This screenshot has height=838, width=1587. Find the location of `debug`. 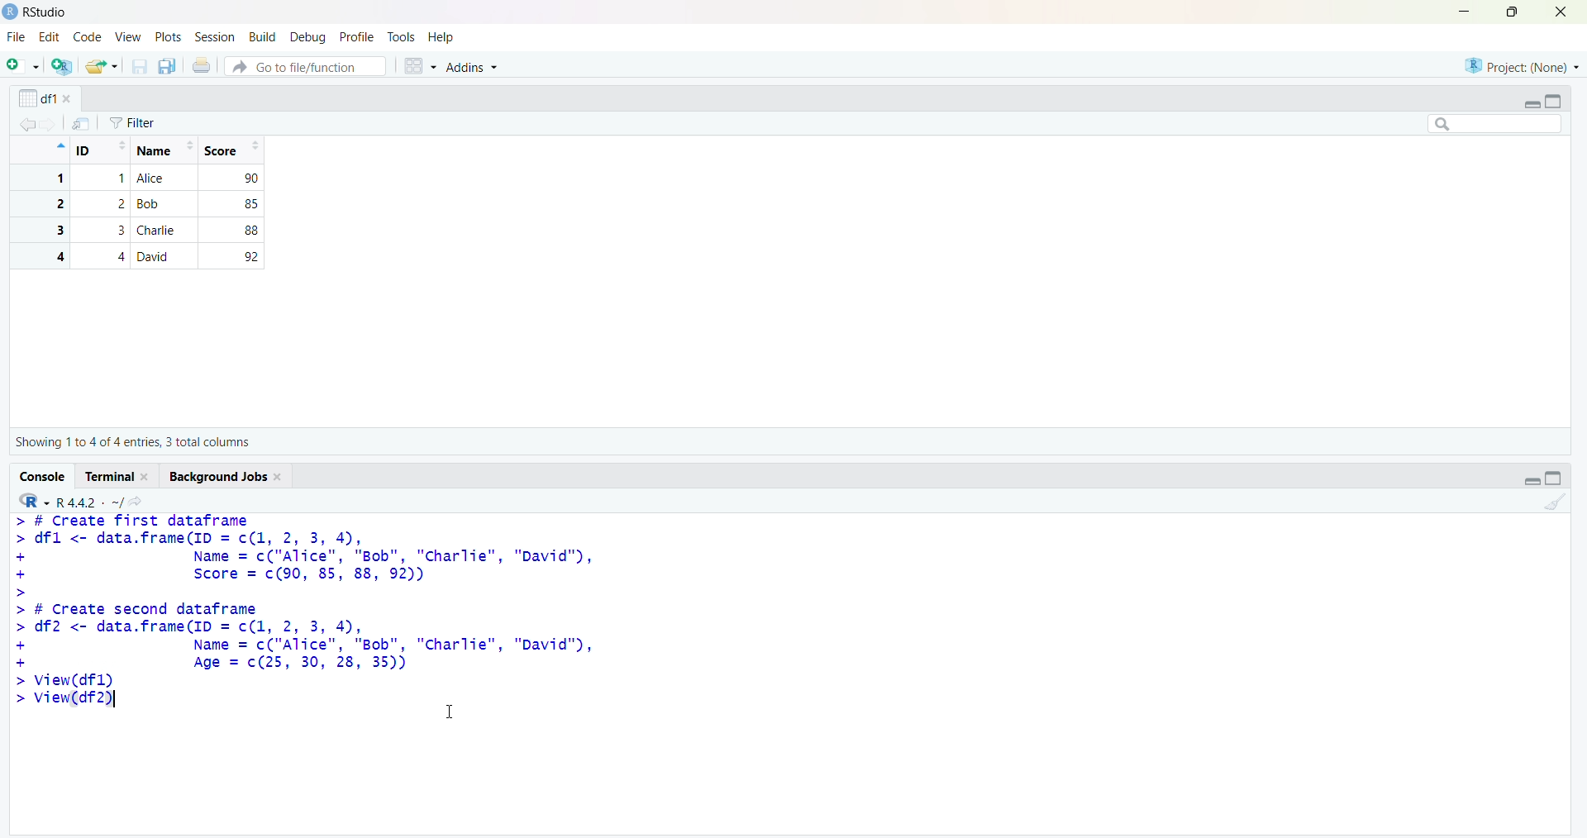

debug is located at coordinates (310, 38).